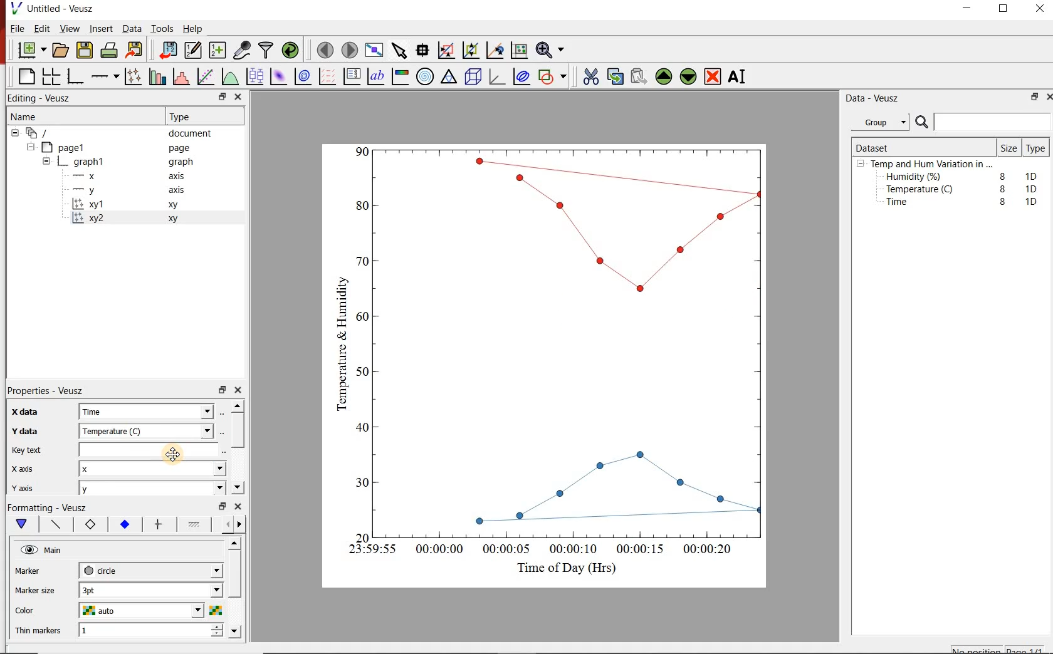  What do you see at coordinates (231, 78) in the screenshot?
I see `plot a function` at bounding box center [231, 78].